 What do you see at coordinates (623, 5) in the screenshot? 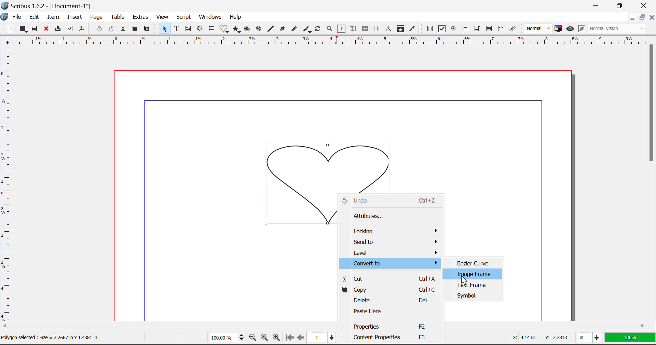
I see `Minimize` at bounding box center [623, 5].